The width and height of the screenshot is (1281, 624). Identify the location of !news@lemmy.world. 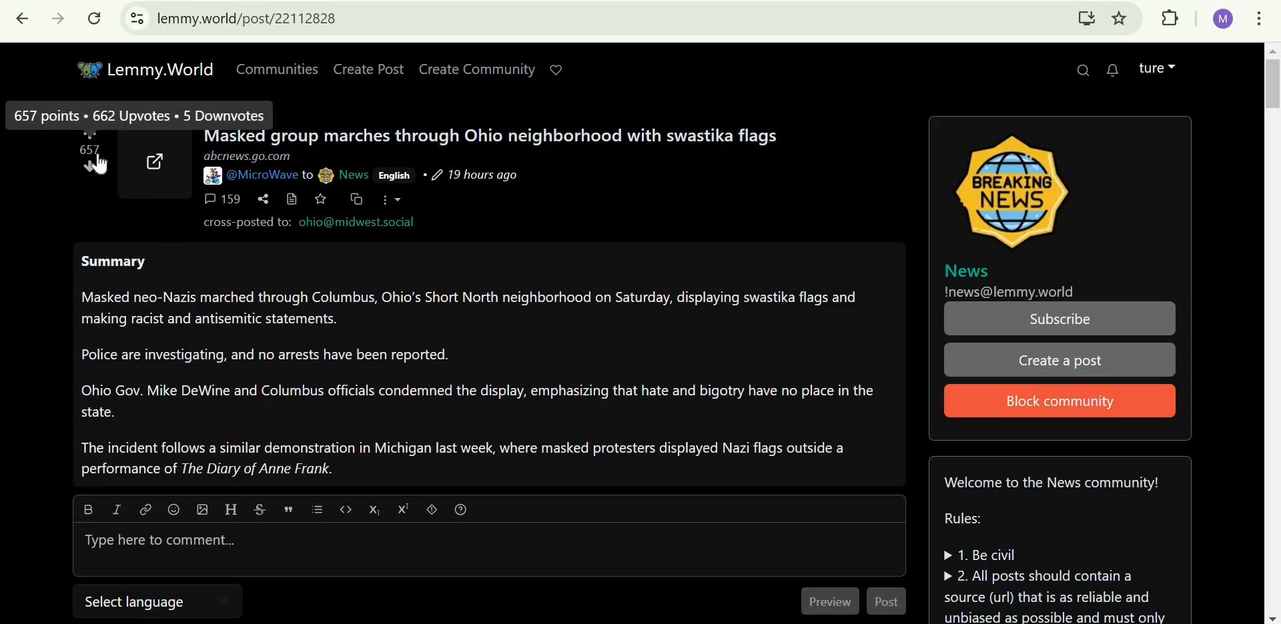
(1011, 292).